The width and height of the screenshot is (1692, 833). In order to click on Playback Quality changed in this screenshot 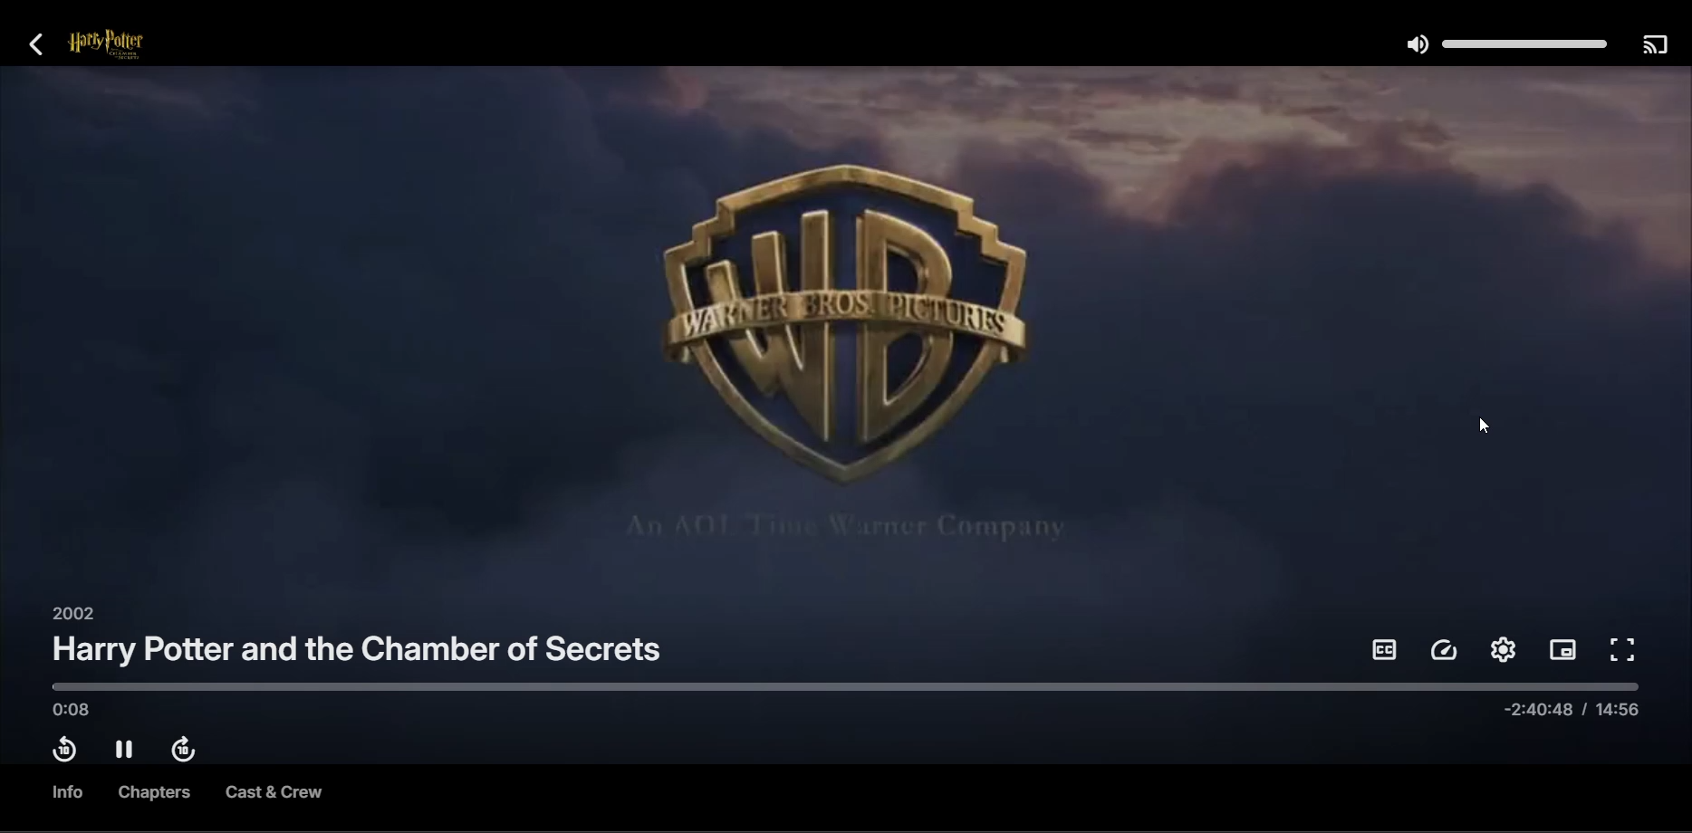, I will do `click(847, 336)`.